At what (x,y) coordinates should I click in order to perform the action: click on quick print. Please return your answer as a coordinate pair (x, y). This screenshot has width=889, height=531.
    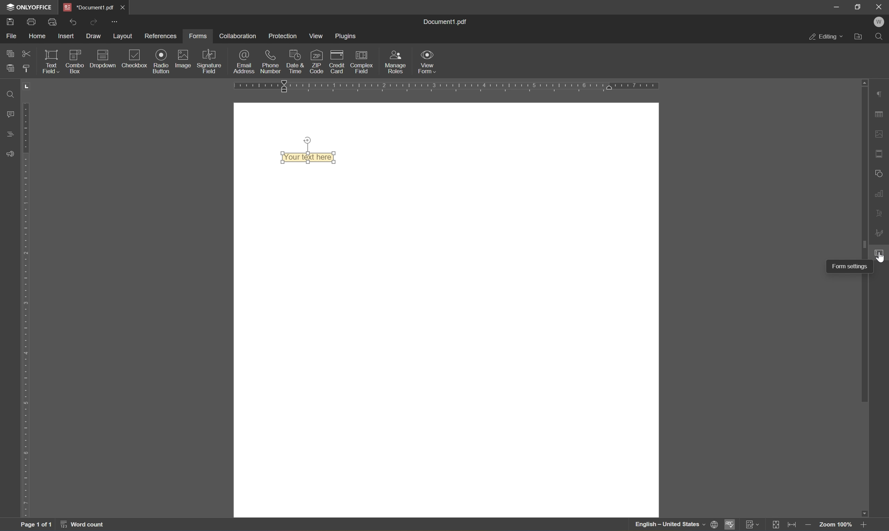
    Looking at the image, I should click on (54, 22).